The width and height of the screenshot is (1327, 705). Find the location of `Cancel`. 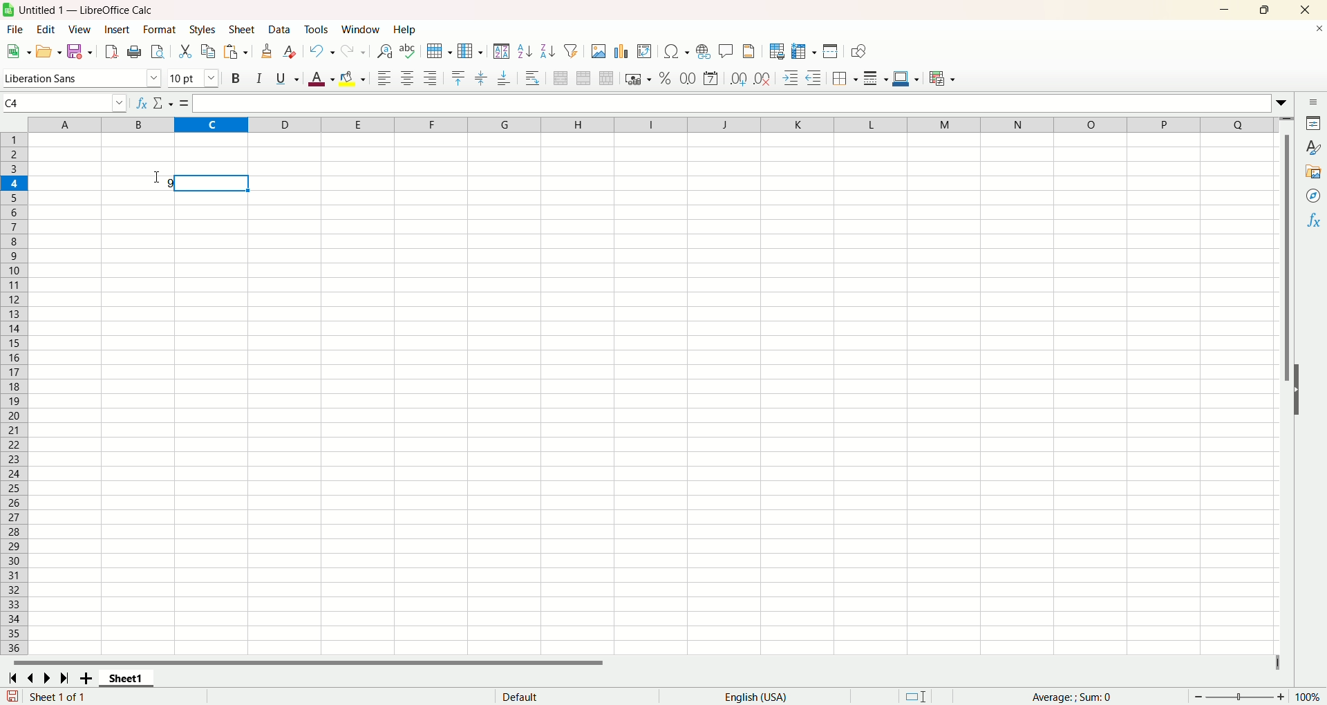

Cancel is located at coordinates (160, 103).